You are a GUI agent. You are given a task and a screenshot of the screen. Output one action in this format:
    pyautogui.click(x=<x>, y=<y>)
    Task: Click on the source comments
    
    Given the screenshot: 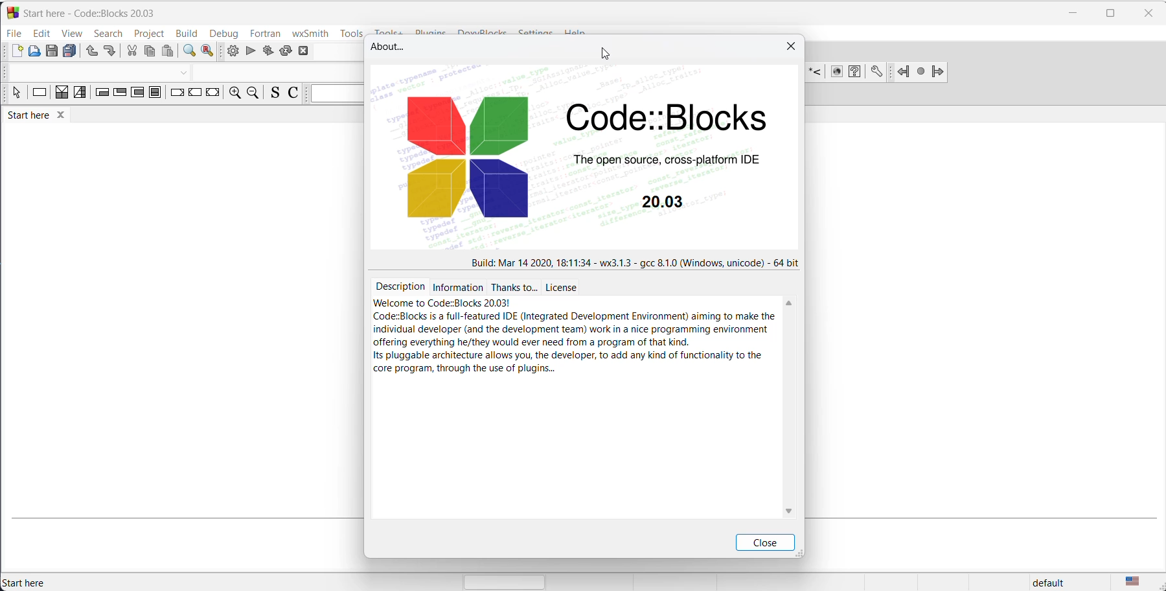 What is the action you would take?
    pyautogui.click(x=273, y=94)
    